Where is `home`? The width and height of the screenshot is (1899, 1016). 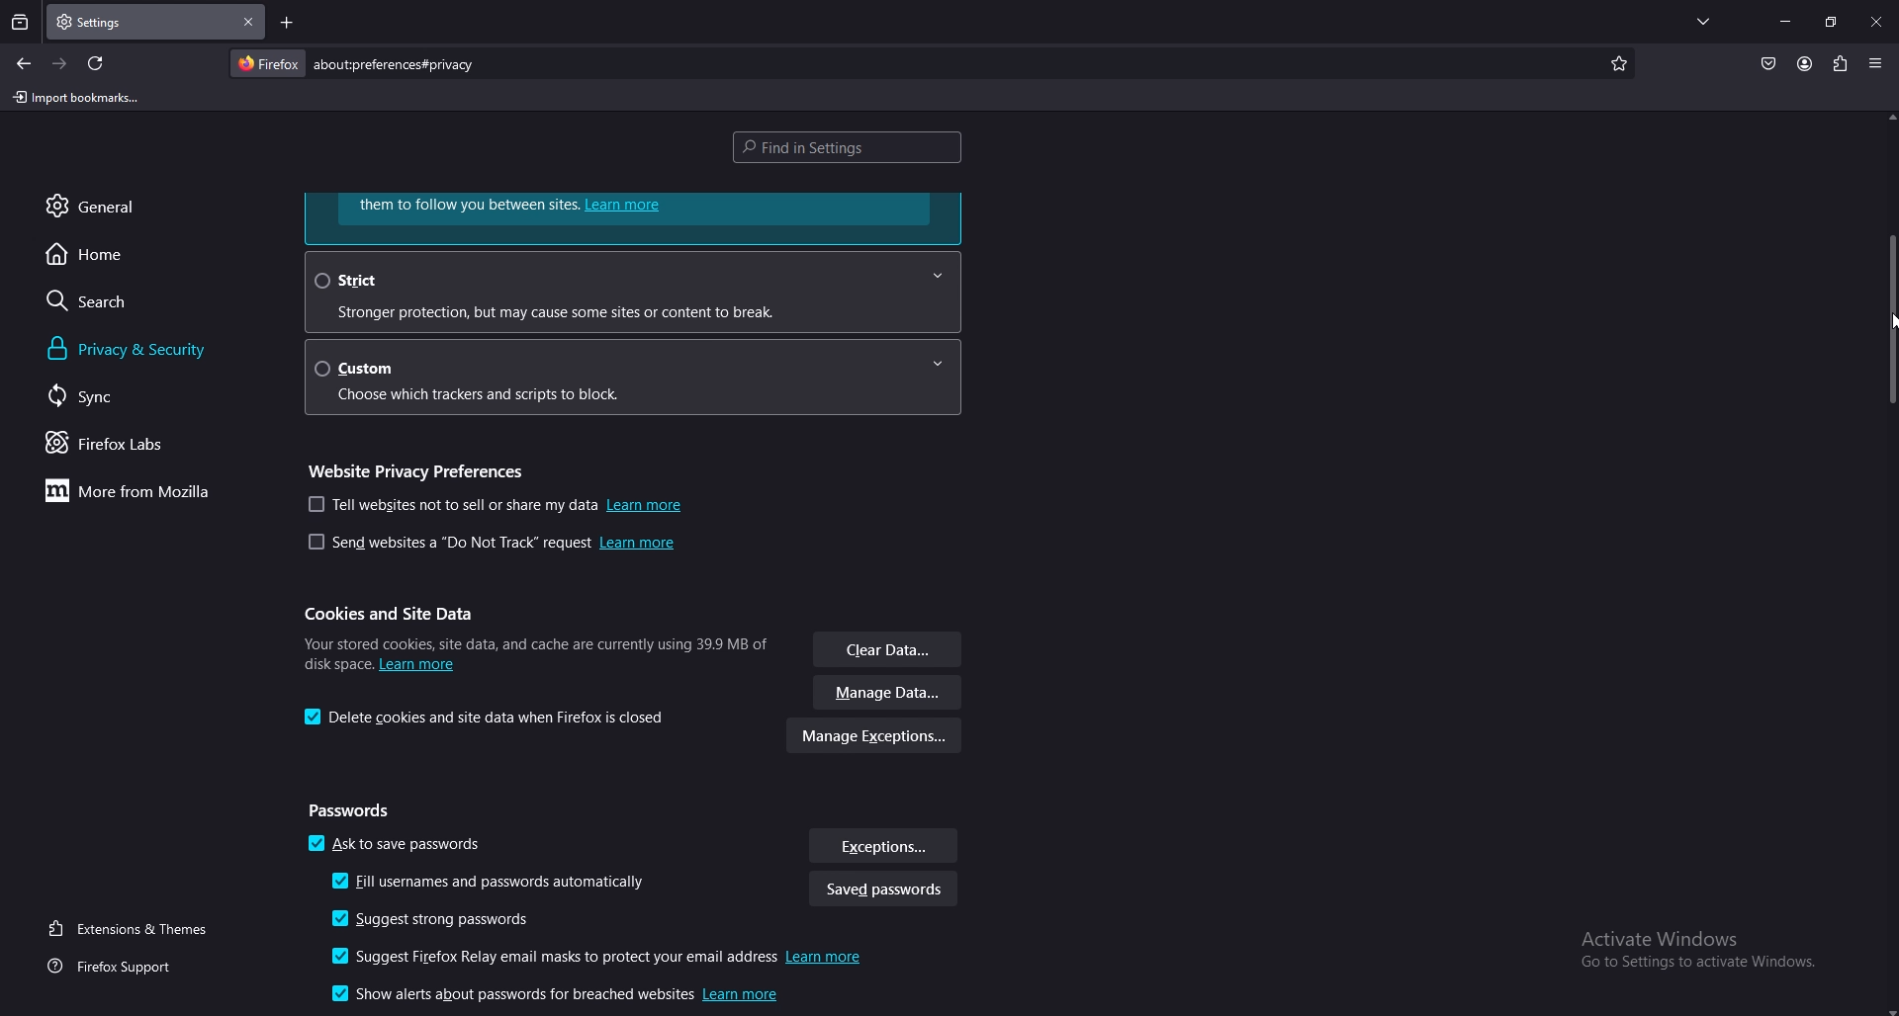
home is located at coordinates (115, 255).